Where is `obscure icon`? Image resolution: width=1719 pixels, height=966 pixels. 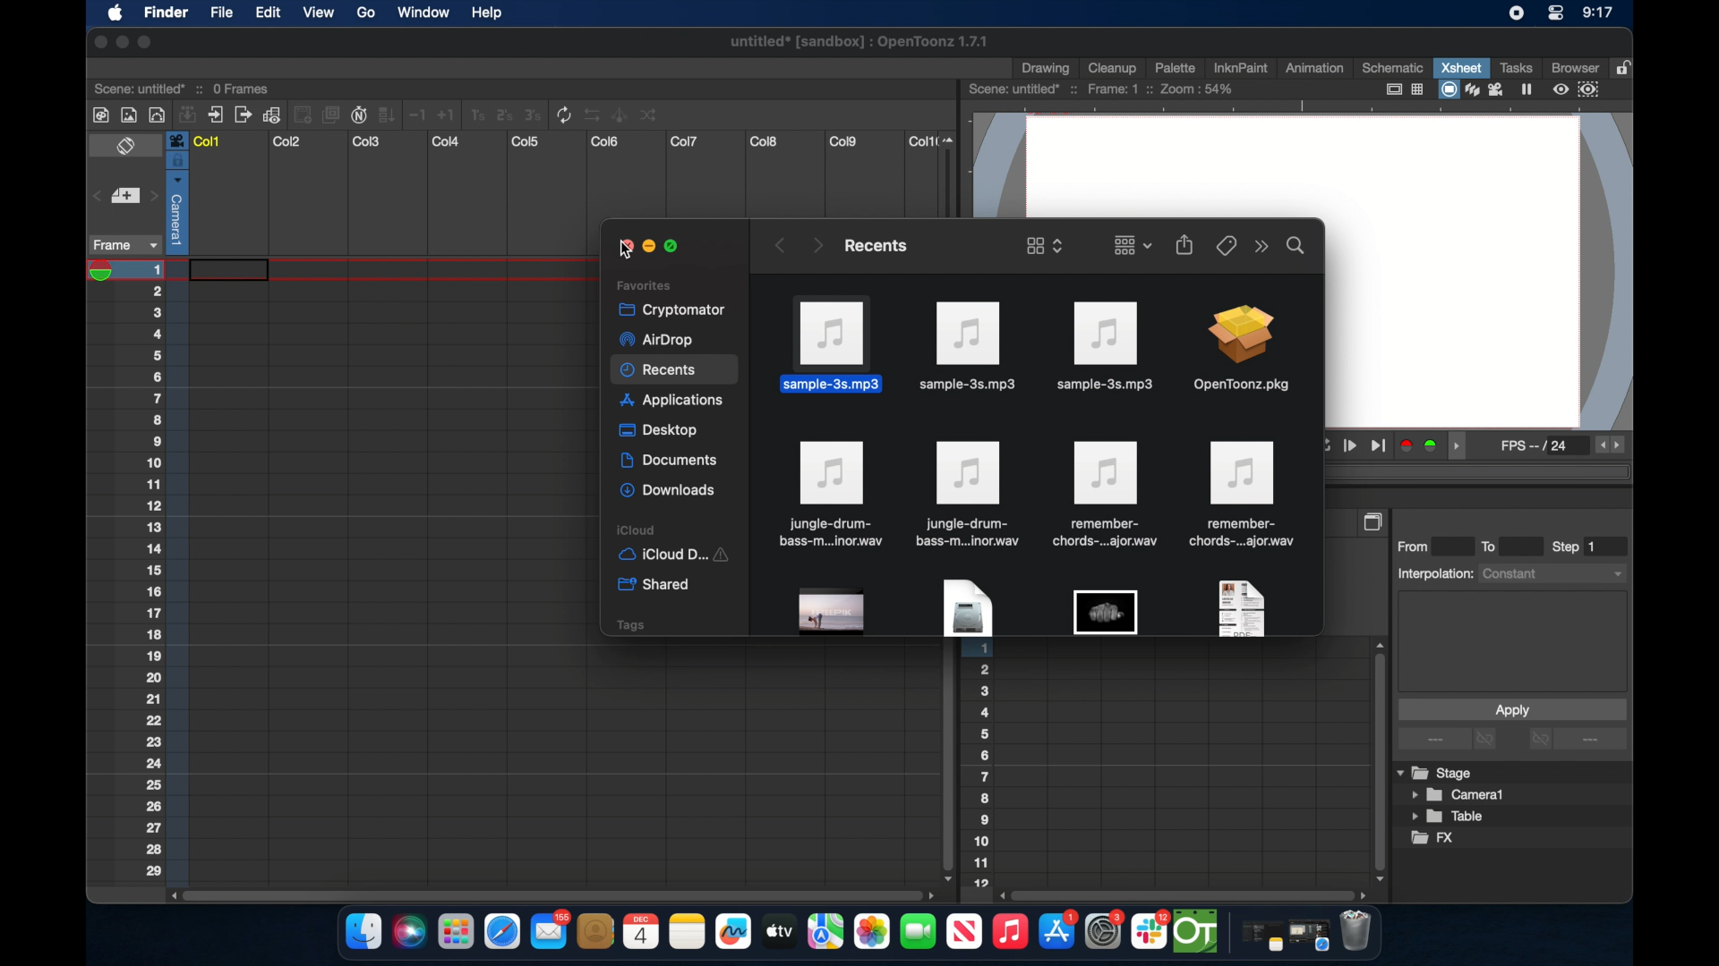 obscure icon is located at coordinates (1239, 607).